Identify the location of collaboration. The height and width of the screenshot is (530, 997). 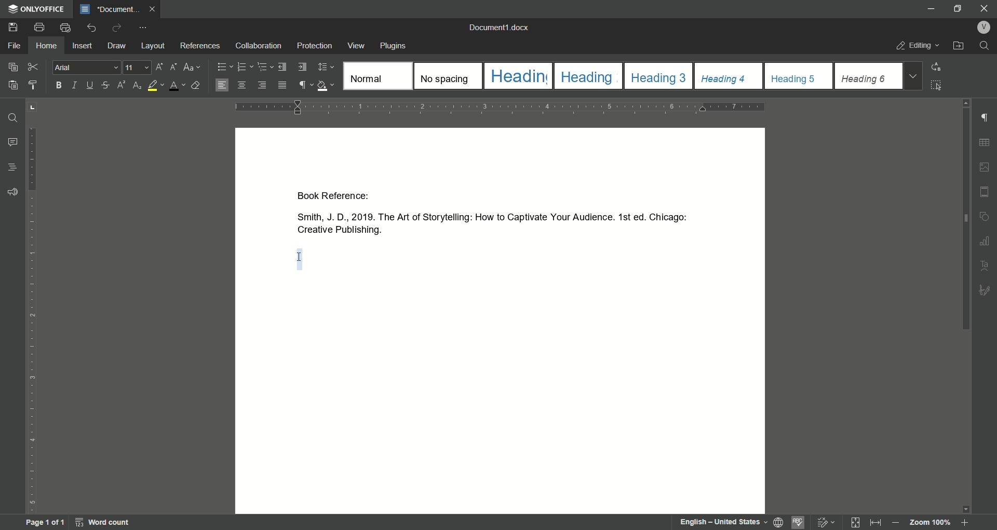
(261, 46).